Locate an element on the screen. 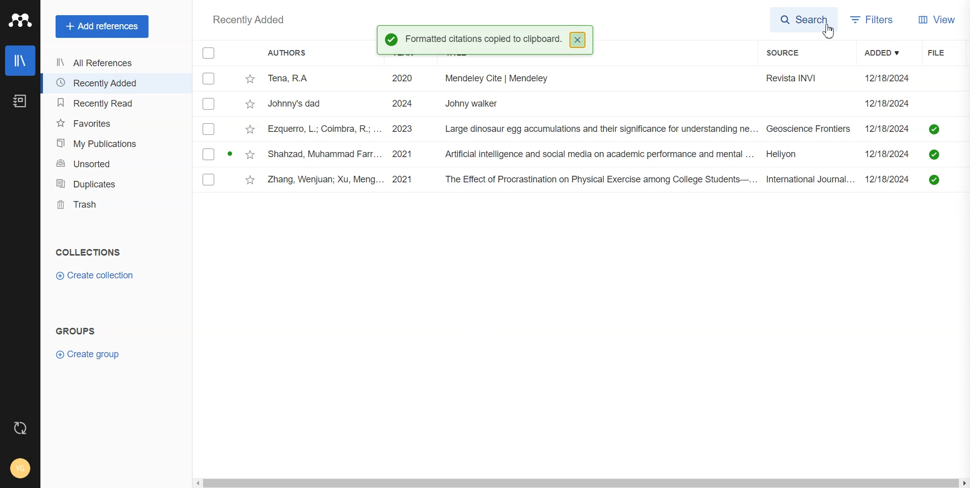 This screenshot has height=488, width=970. Checkbox is located at coordinates (209, 180).